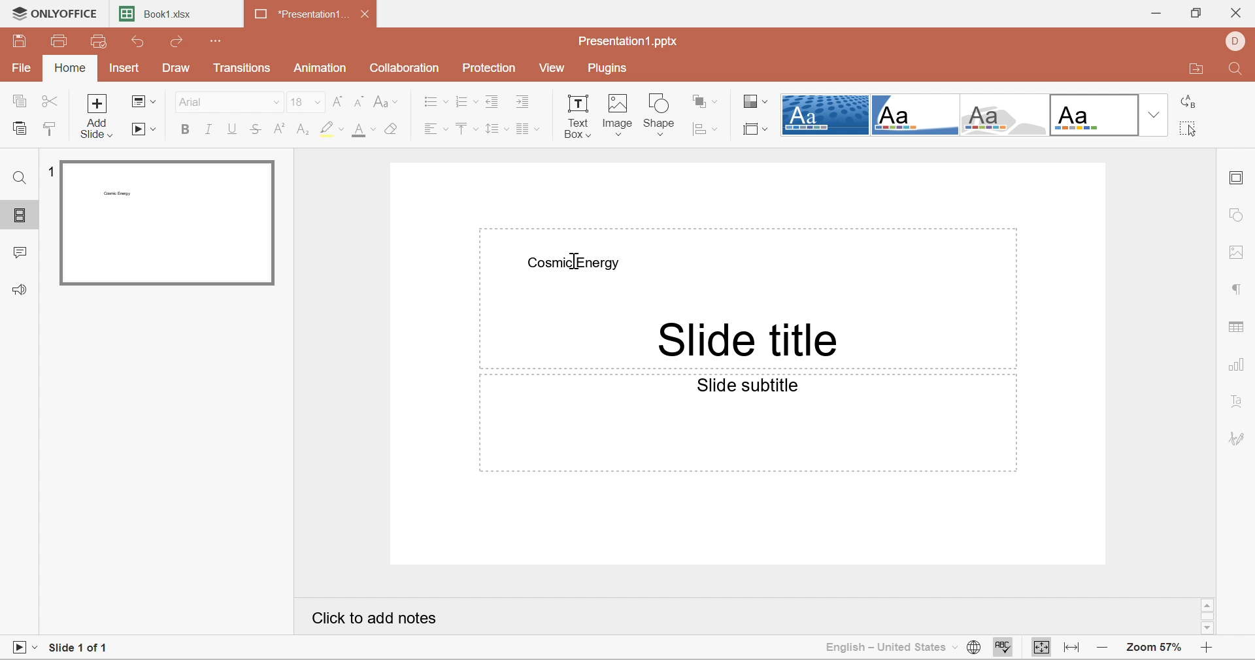 This screenshot has height=660, width=1255. Describe the element at coordinates (332, 129) in the screenshot. I see `Highlight color` at that location.